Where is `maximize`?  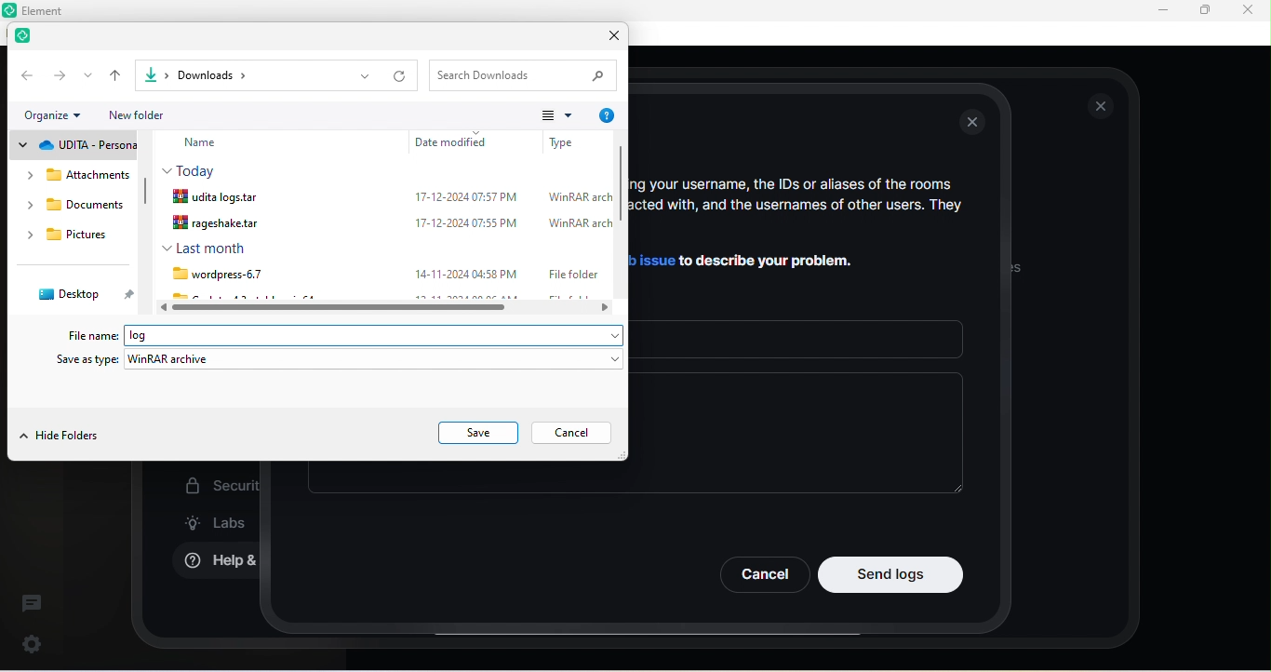 maximize is located at coordinates (1204, 11).